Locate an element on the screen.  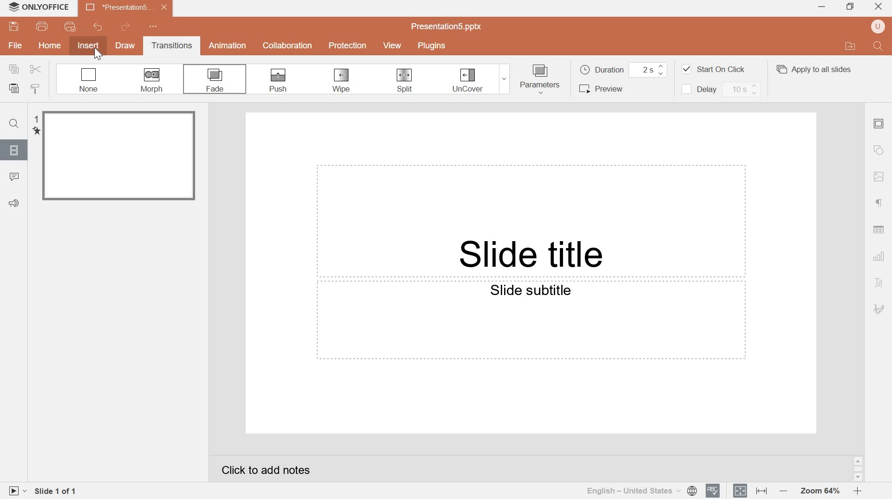
Presentation5.pptx is located at coordinates (447, 26).